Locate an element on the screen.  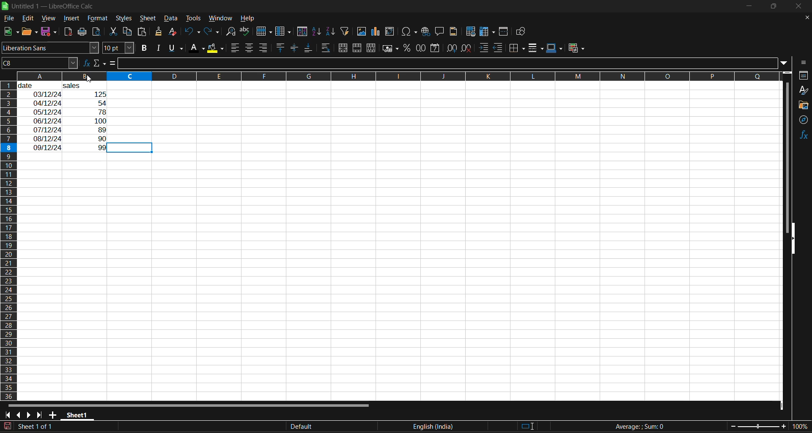
headers and footers is located at coordinates (456, 31).